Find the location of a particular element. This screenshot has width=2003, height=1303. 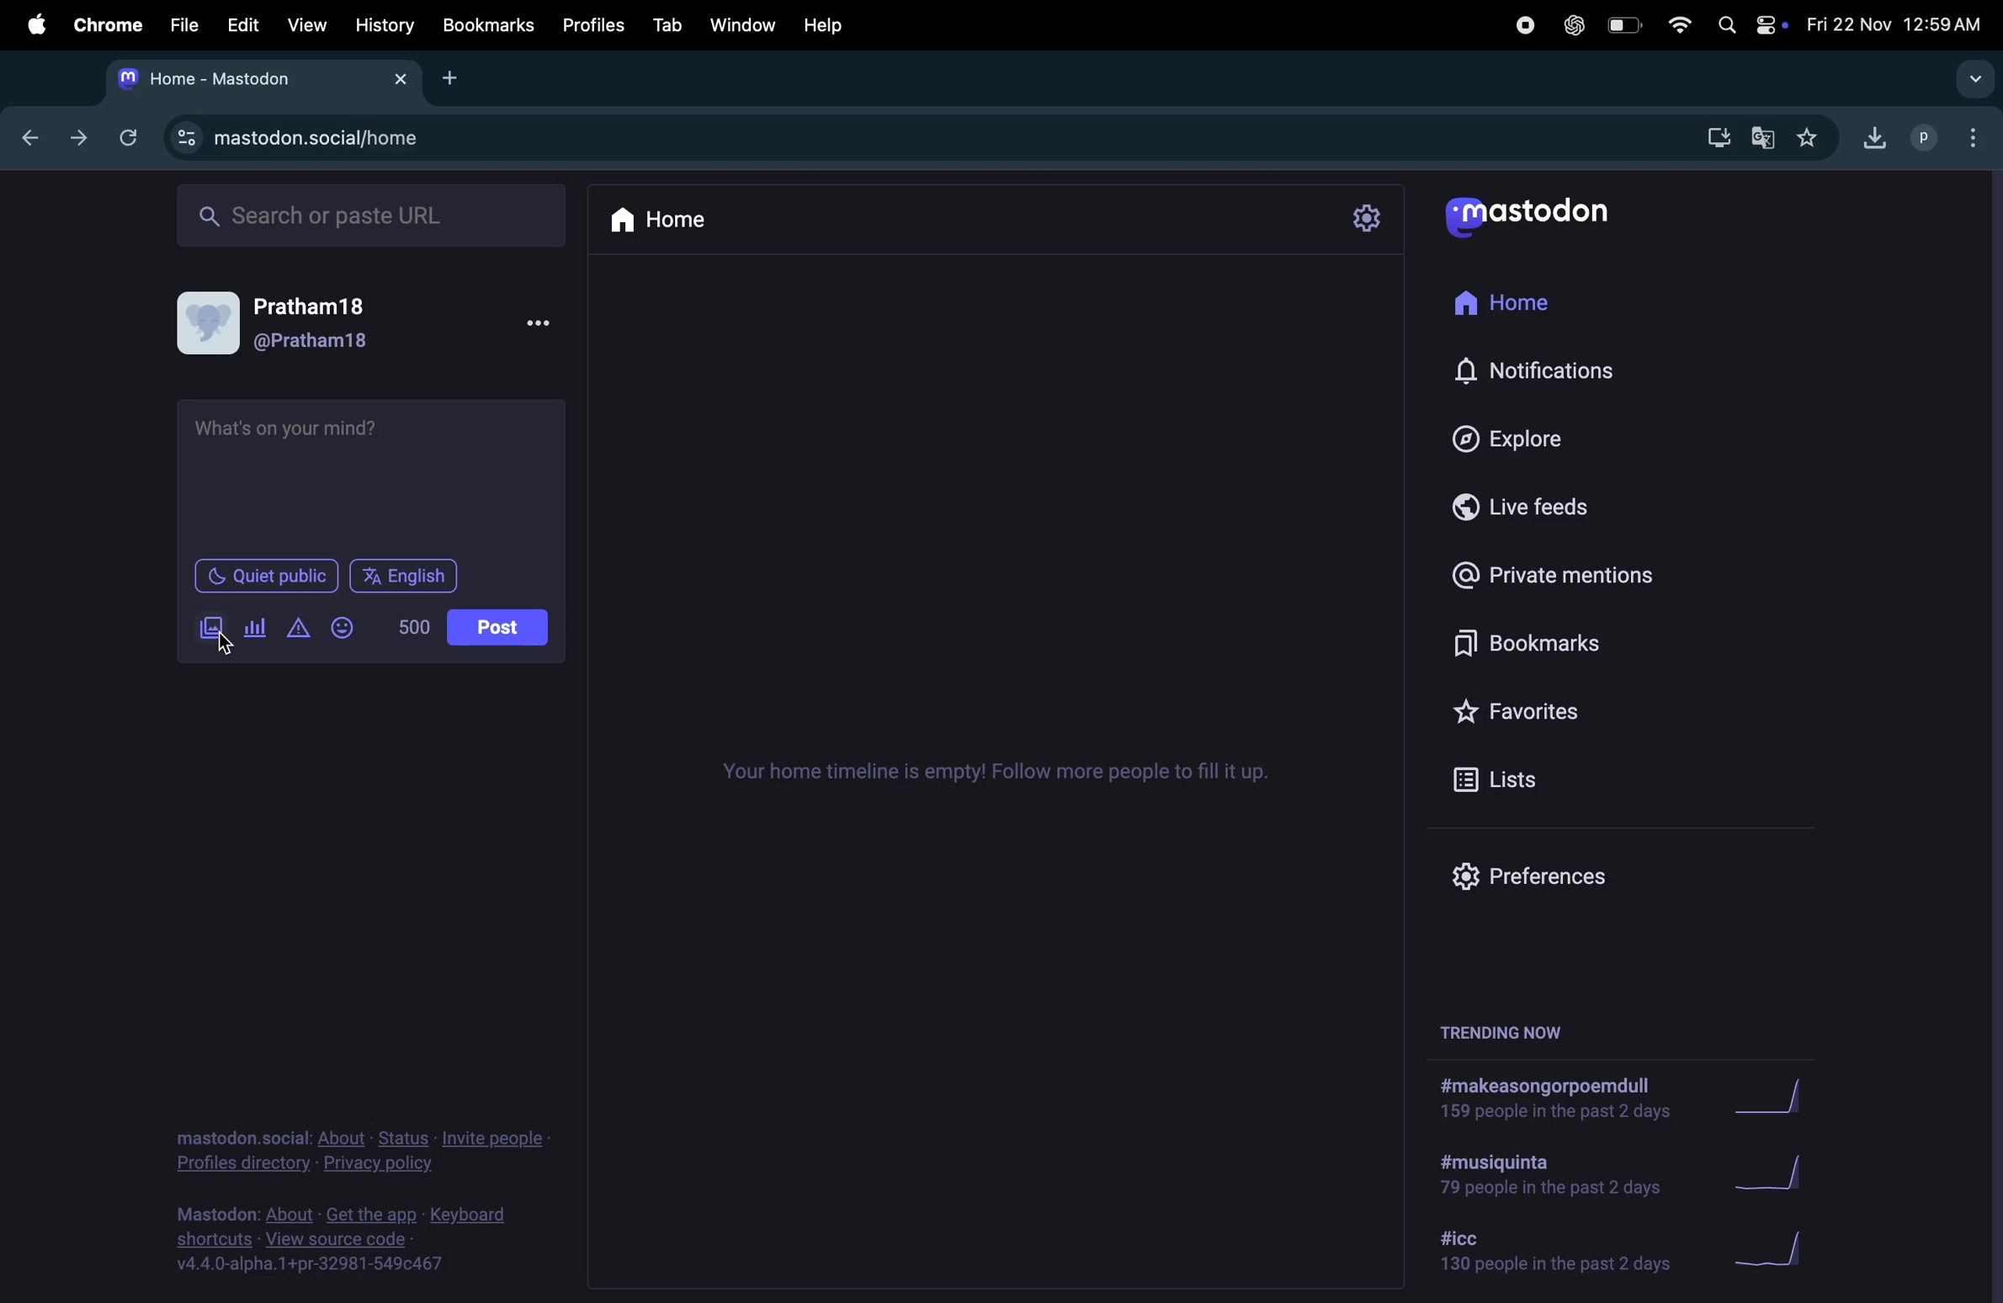

spotlight search is located at coordinates (1727, 24).